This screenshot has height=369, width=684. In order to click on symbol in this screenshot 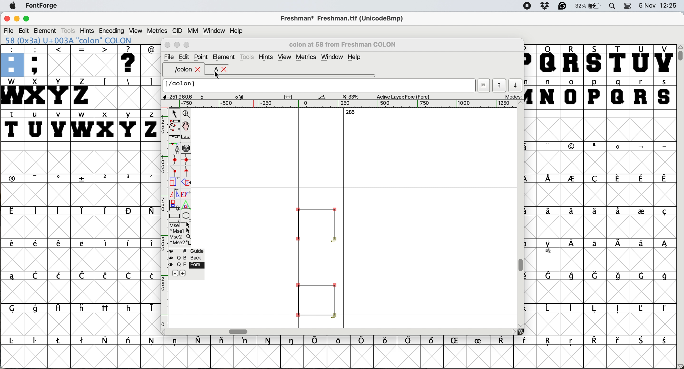, I will do `click(593, 211)`.